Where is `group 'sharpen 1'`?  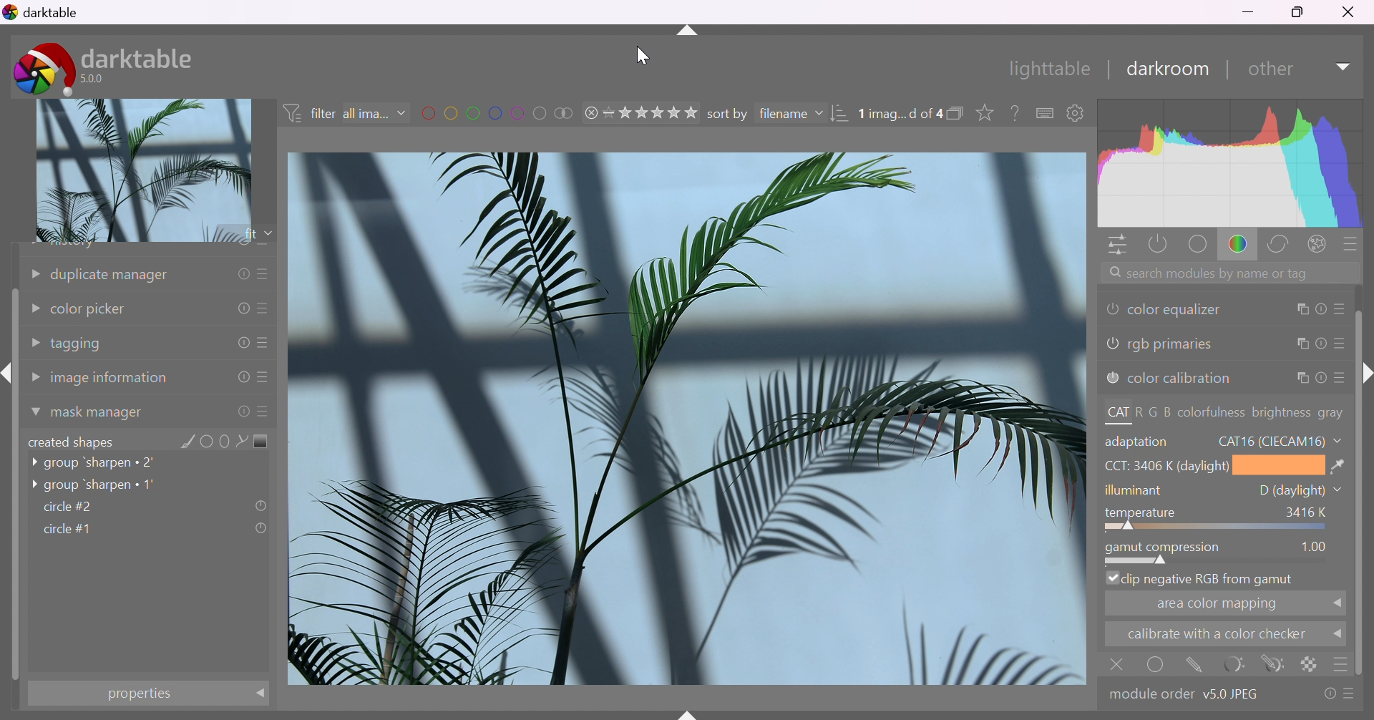 group 'sharpen 1' is located at coordinates (95, 487).